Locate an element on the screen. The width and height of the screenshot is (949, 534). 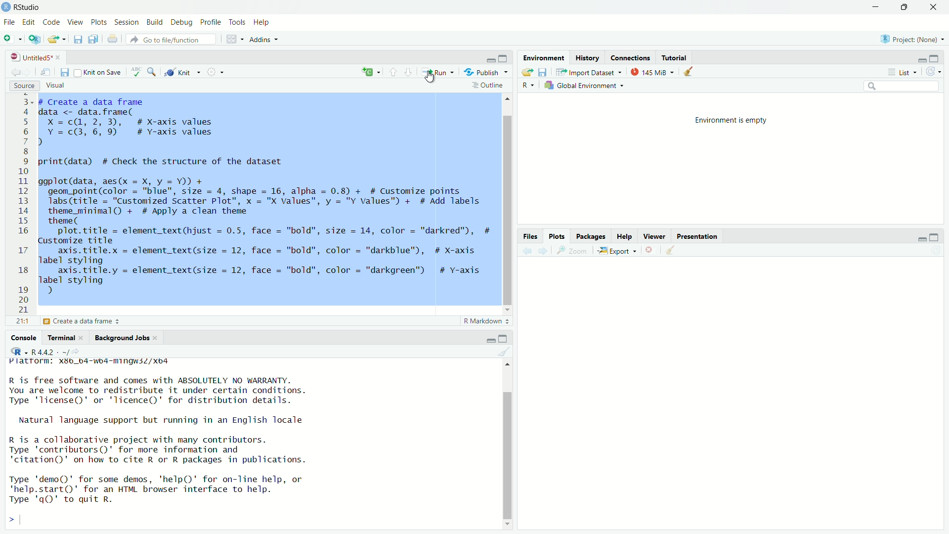
Go to file/function is located at coordinates (171, 39).